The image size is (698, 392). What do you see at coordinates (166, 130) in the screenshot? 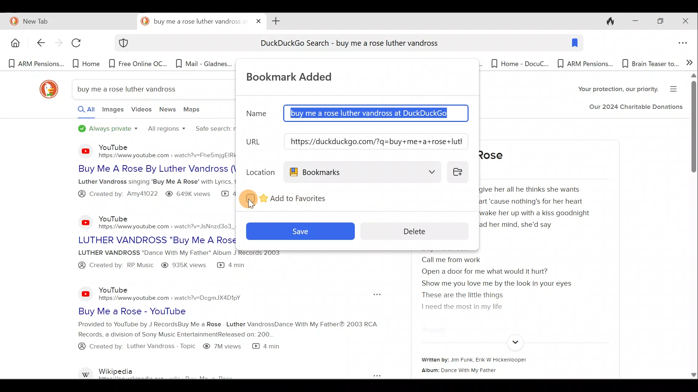
I see `All regions` at bounding box center [166, 130].